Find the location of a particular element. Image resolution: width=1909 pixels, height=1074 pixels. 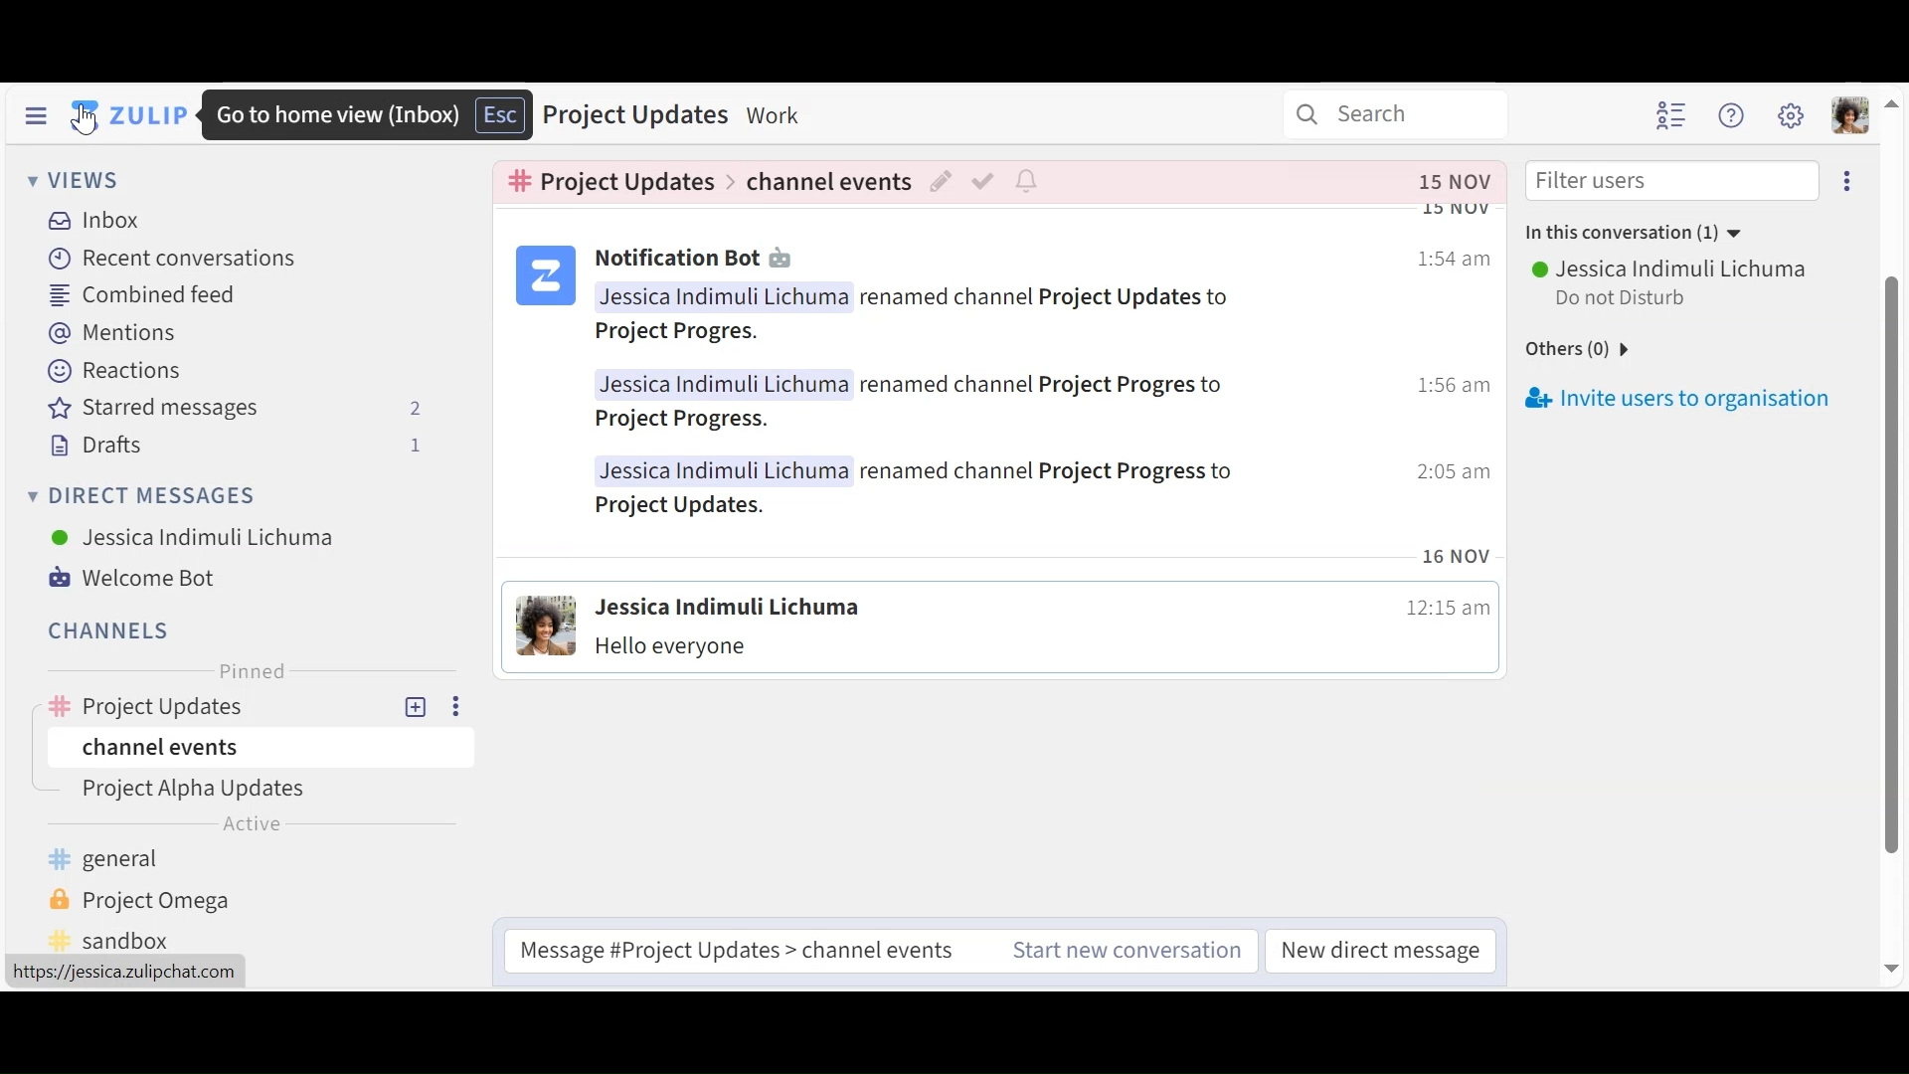

Starred messages is located at coordinates (244, 409).